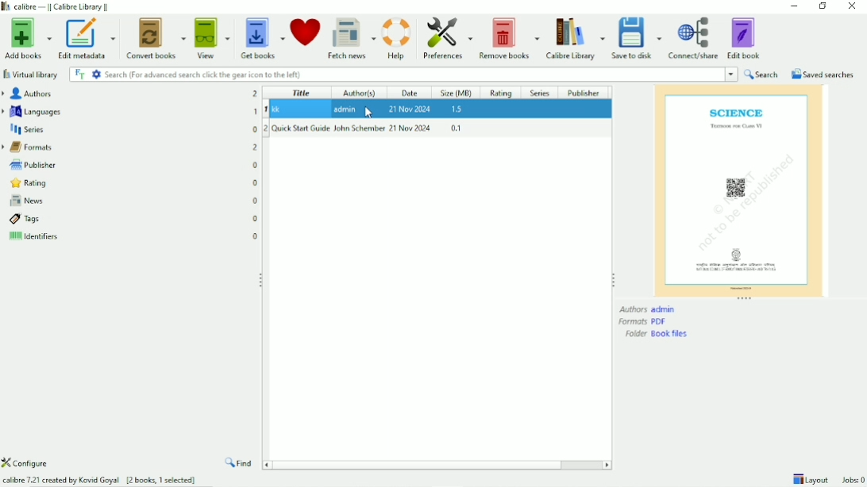 This screenshot has height=487, width=867. Describe the element at coordinates (129, 130) in the screenshot. I see `Series` at that location.